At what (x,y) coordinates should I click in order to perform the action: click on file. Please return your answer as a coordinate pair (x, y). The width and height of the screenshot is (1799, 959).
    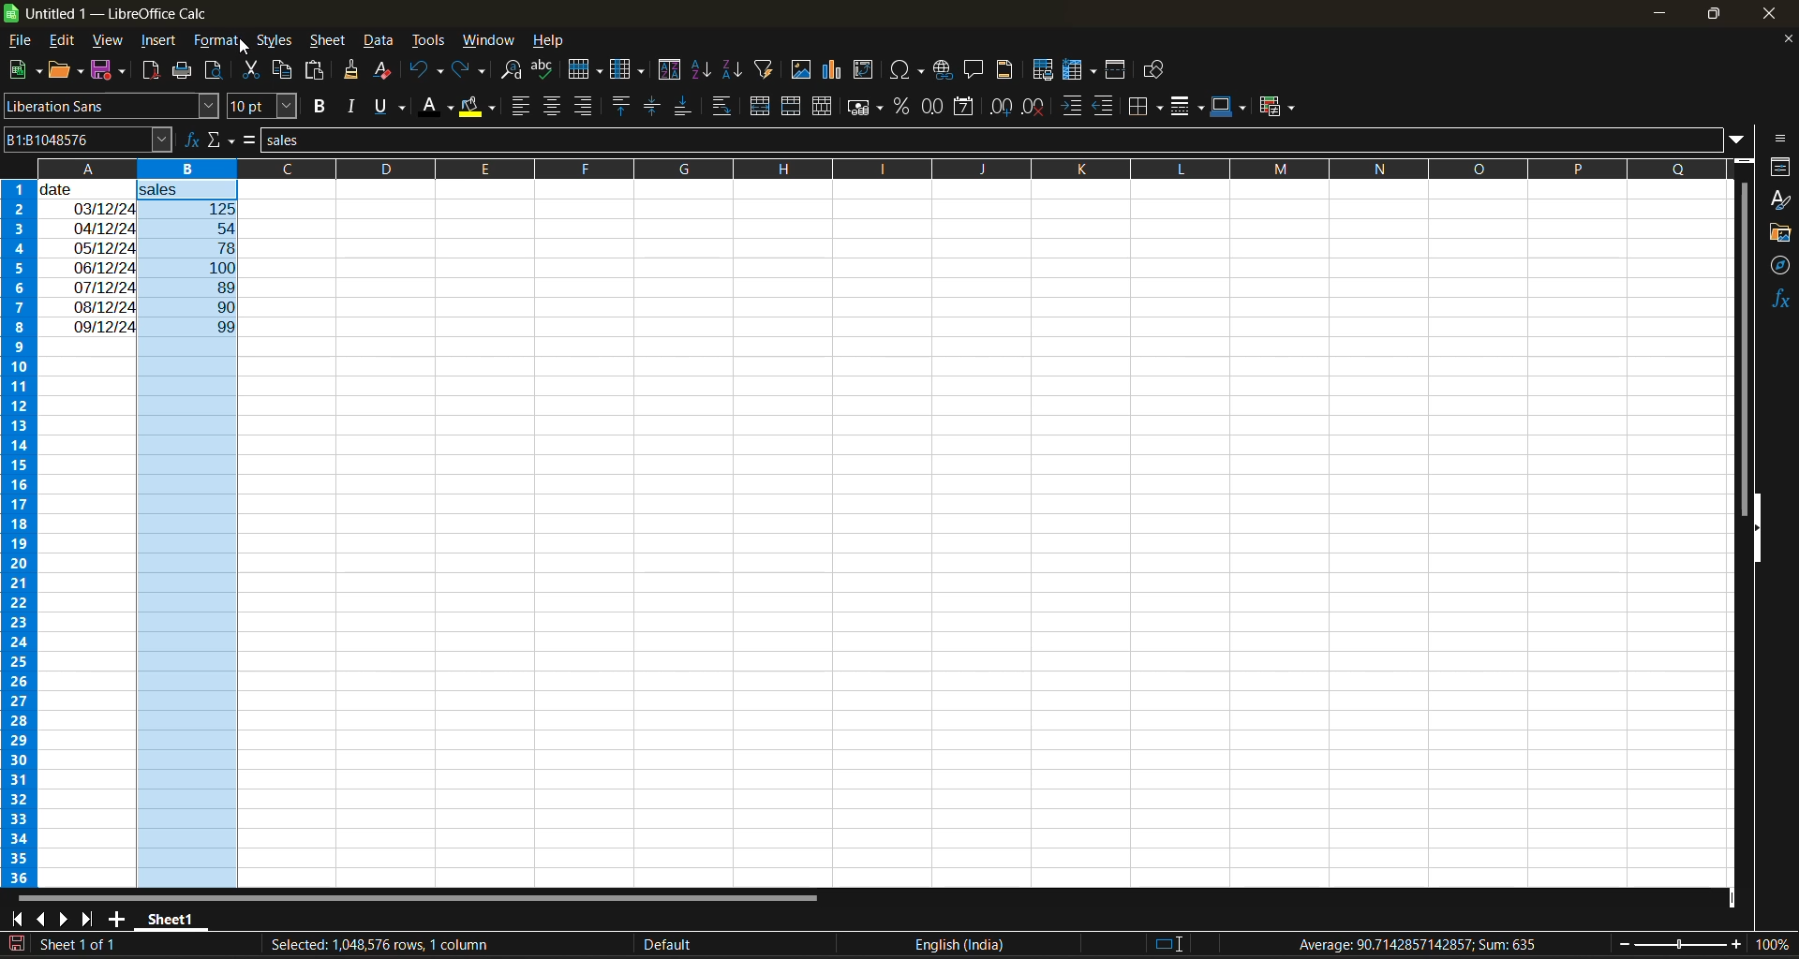
    Looking at the image, I should click on (22, 39).